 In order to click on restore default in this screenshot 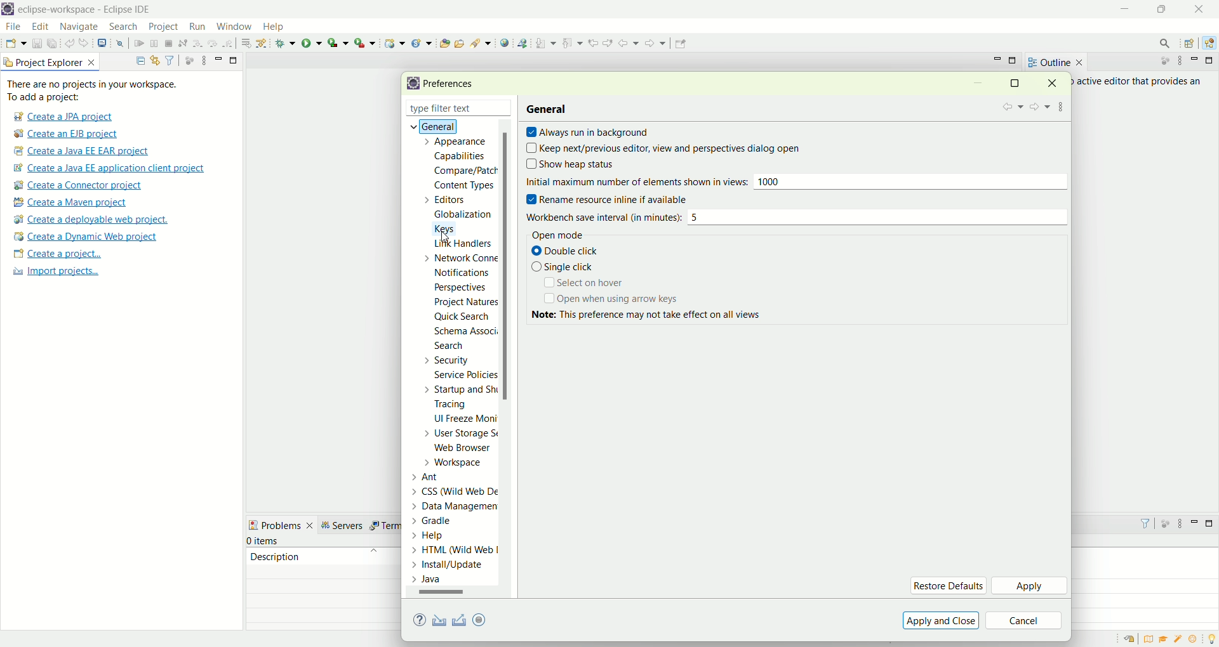, I will do `click(948, 585)`.